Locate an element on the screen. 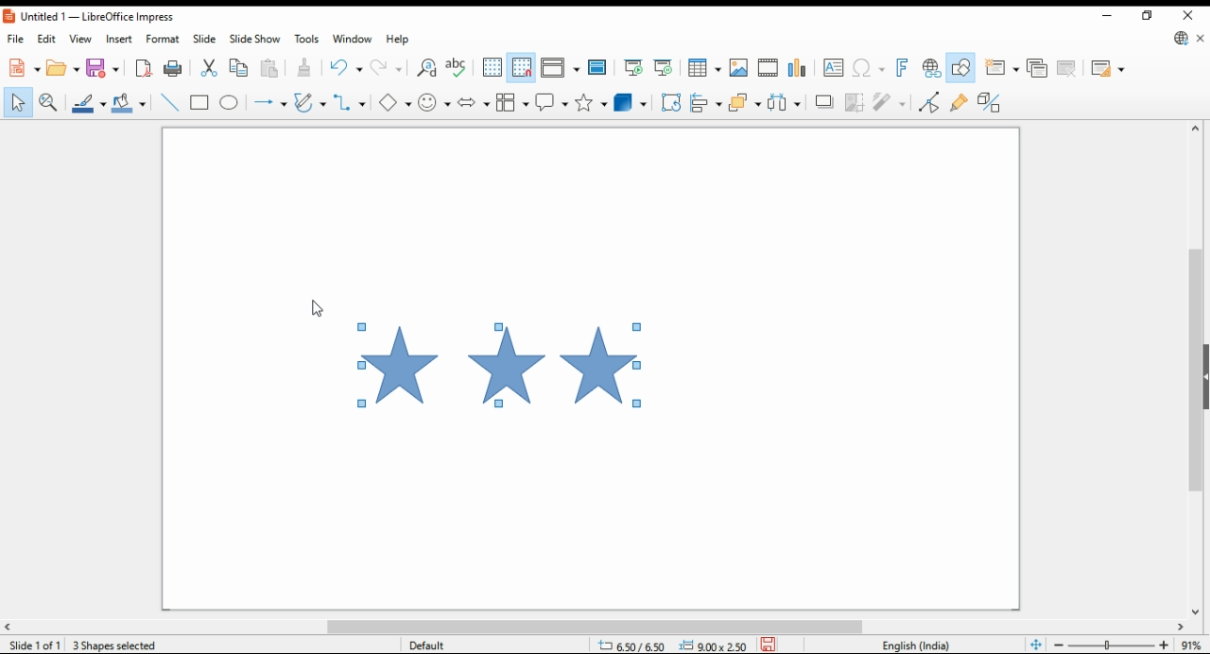 The width and height of the screenshot is (1210, 654). select is located at coordinates (19, 102).